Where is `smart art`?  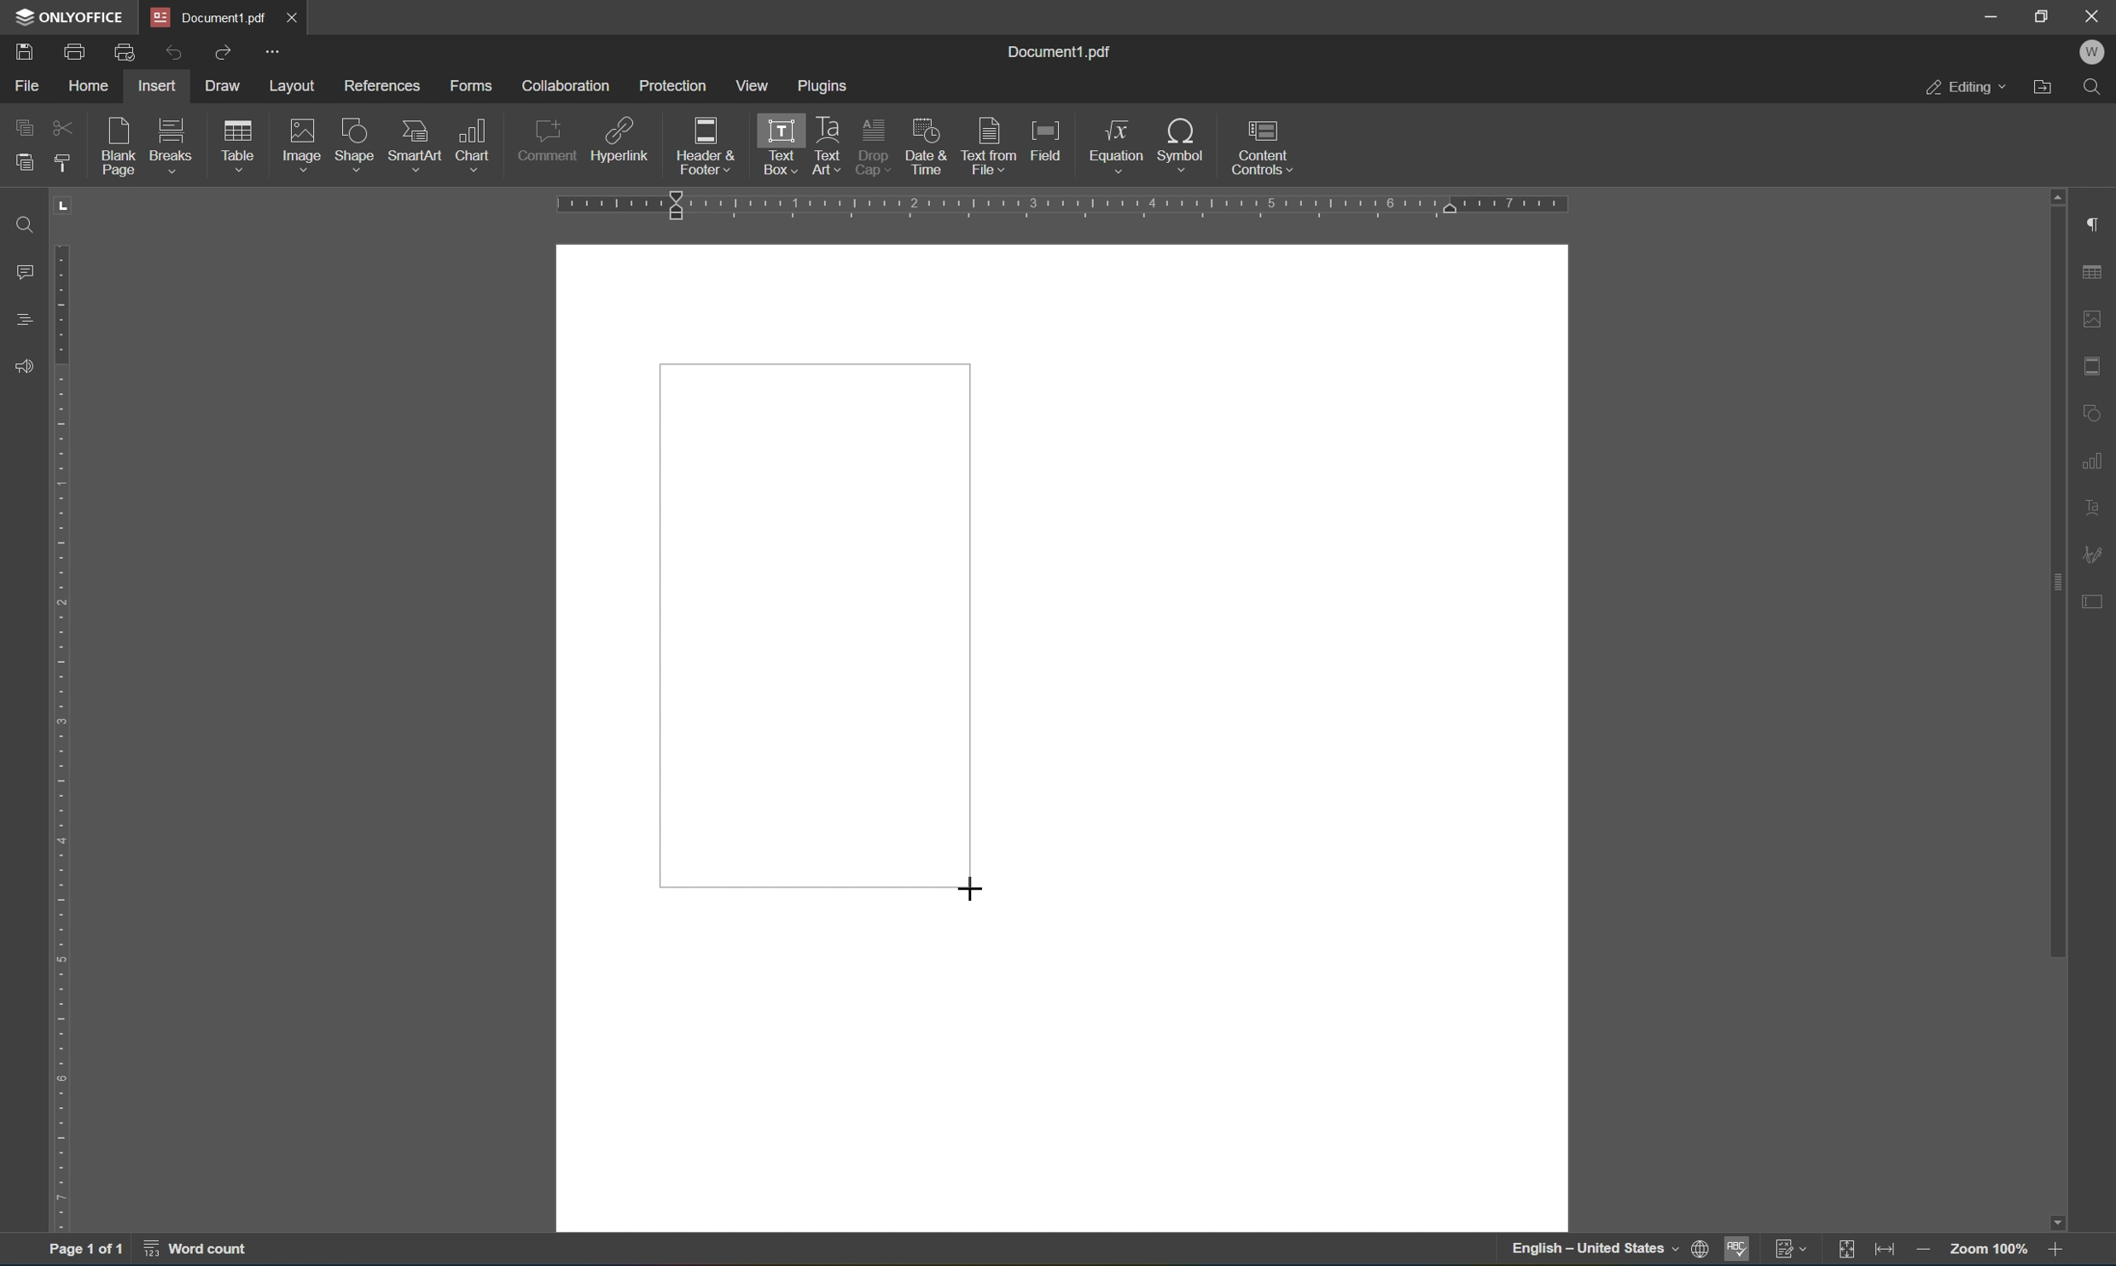 smart art is located at coordinates (417, 145).